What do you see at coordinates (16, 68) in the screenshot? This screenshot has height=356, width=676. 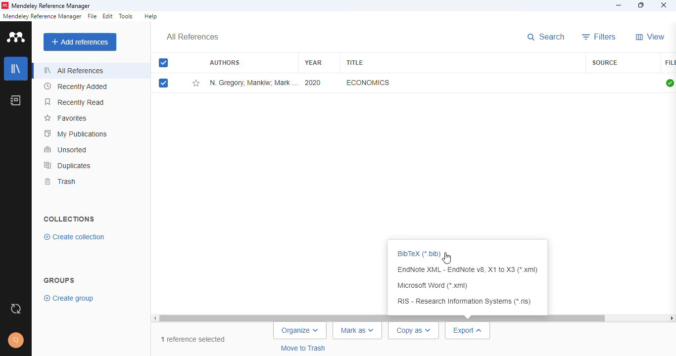 I see `library` at bounding box center [16, 68].